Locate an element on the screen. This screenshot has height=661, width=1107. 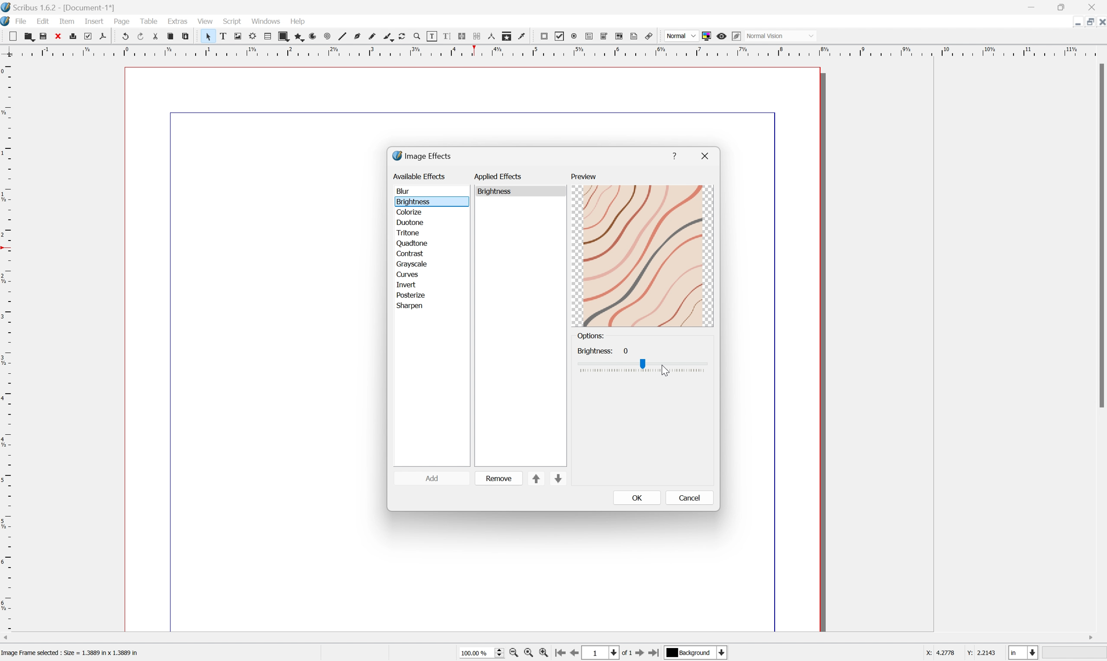
sort is located at coordinates (549, 479).